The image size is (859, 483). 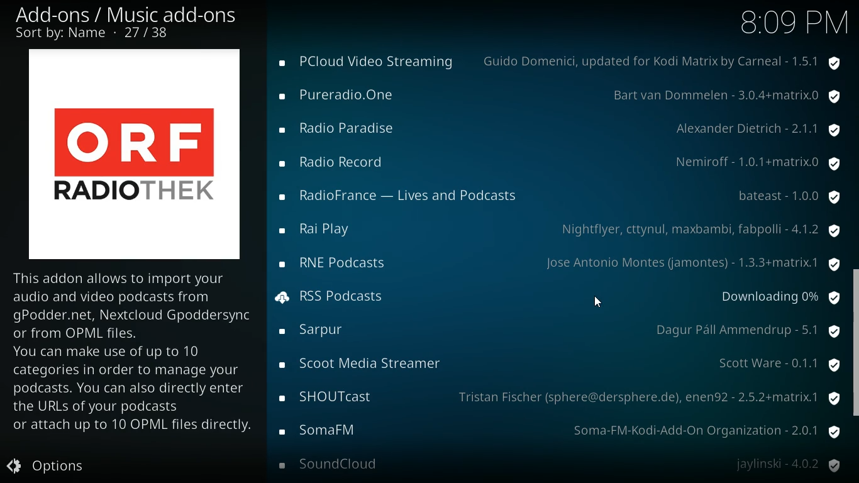 What do you see at coordinates (761, 162) in the screenshot?
I see `provider` at bounding box center [761, 162].